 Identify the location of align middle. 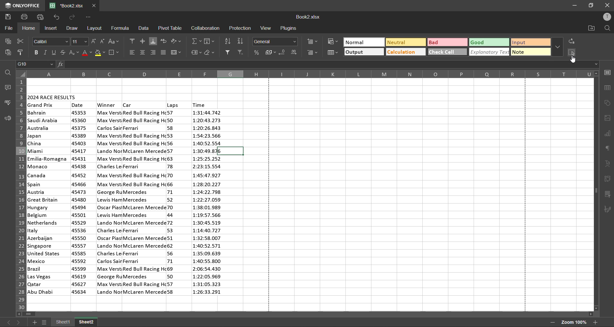
(142, 42).